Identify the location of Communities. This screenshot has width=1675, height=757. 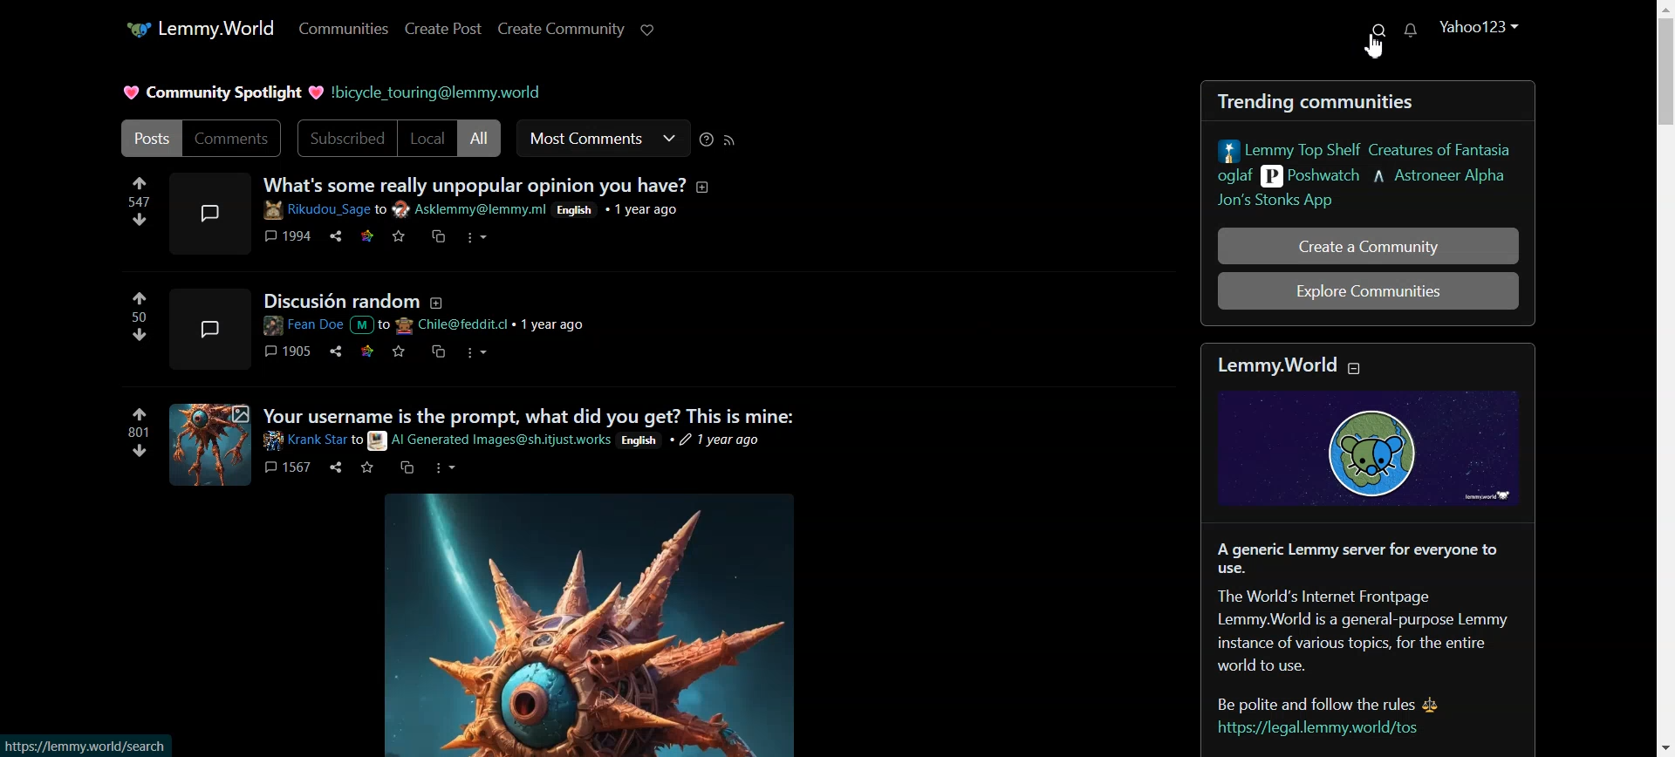
(344, 29).